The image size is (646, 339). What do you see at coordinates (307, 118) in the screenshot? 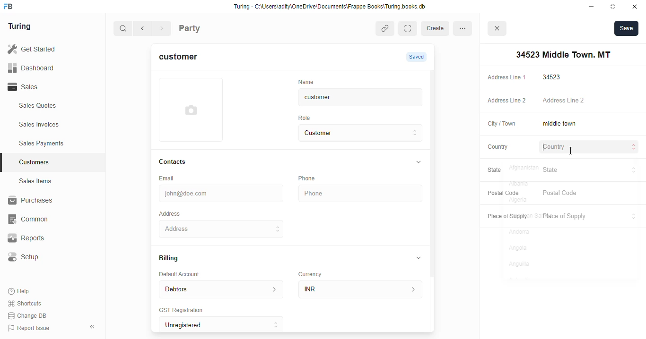
I see `Role` at bounding box center [307, 118].